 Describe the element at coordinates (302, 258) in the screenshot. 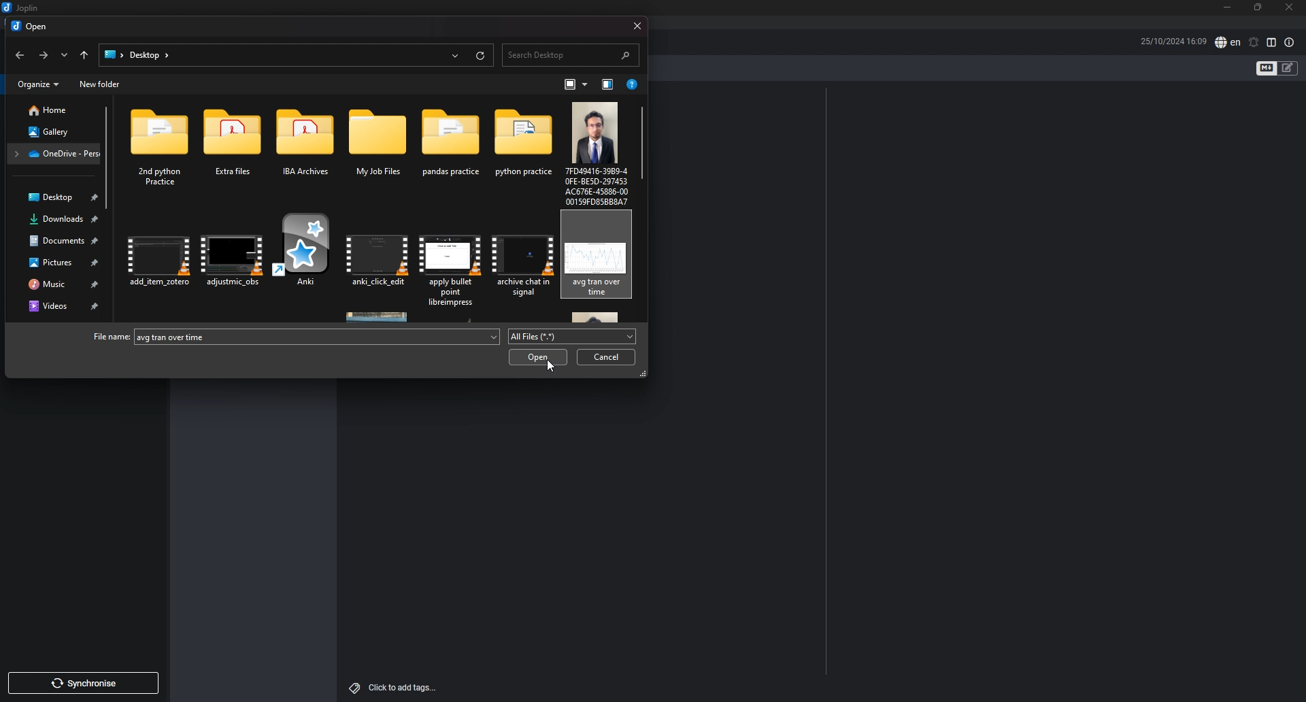

I see `Anki` at that location.